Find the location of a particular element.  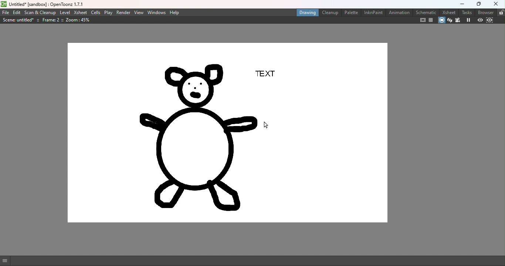

Safe area is located at coordinates (422, 20).